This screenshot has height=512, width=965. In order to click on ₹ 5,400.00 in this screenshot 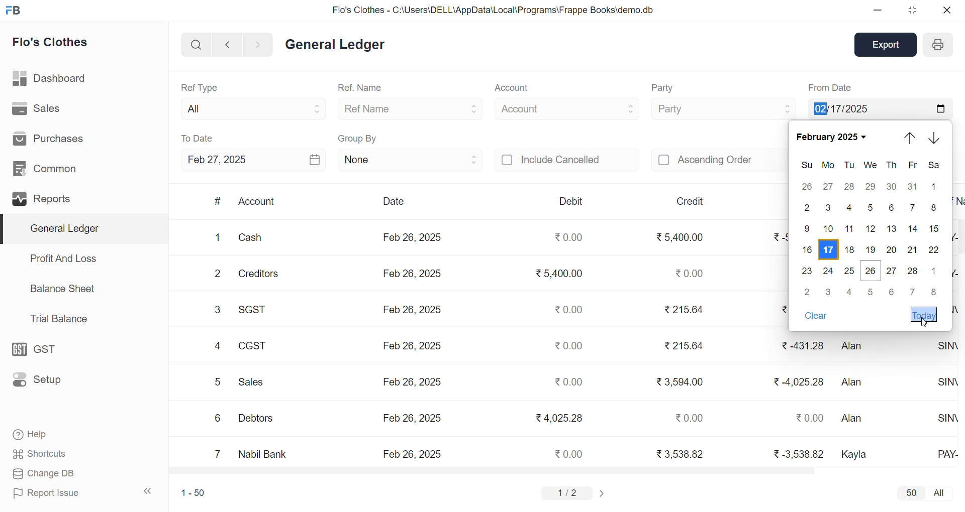, I will do `click(681, 235)`.